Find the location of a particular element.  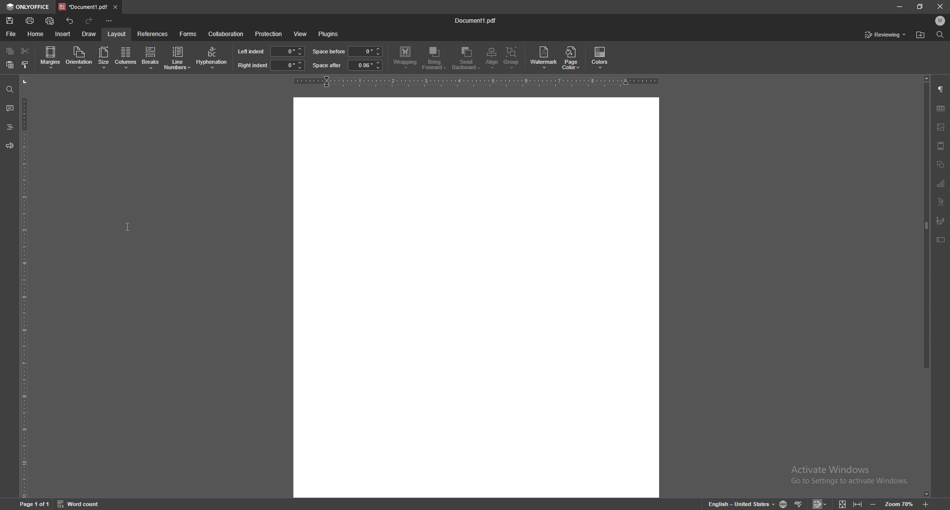

group is located at coordinates (512, 58).